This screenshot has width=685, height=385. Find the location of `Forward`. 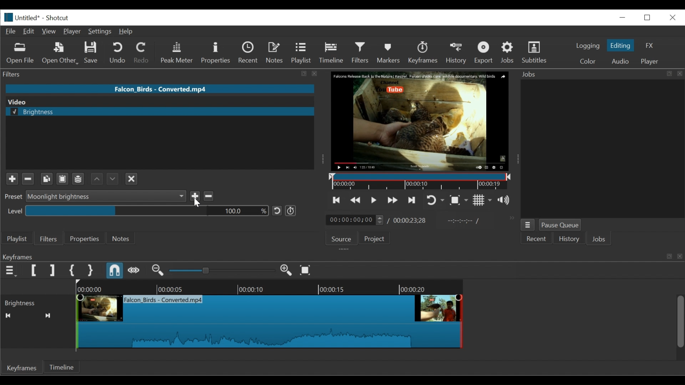

Forward is located at coordinates (48, 316).